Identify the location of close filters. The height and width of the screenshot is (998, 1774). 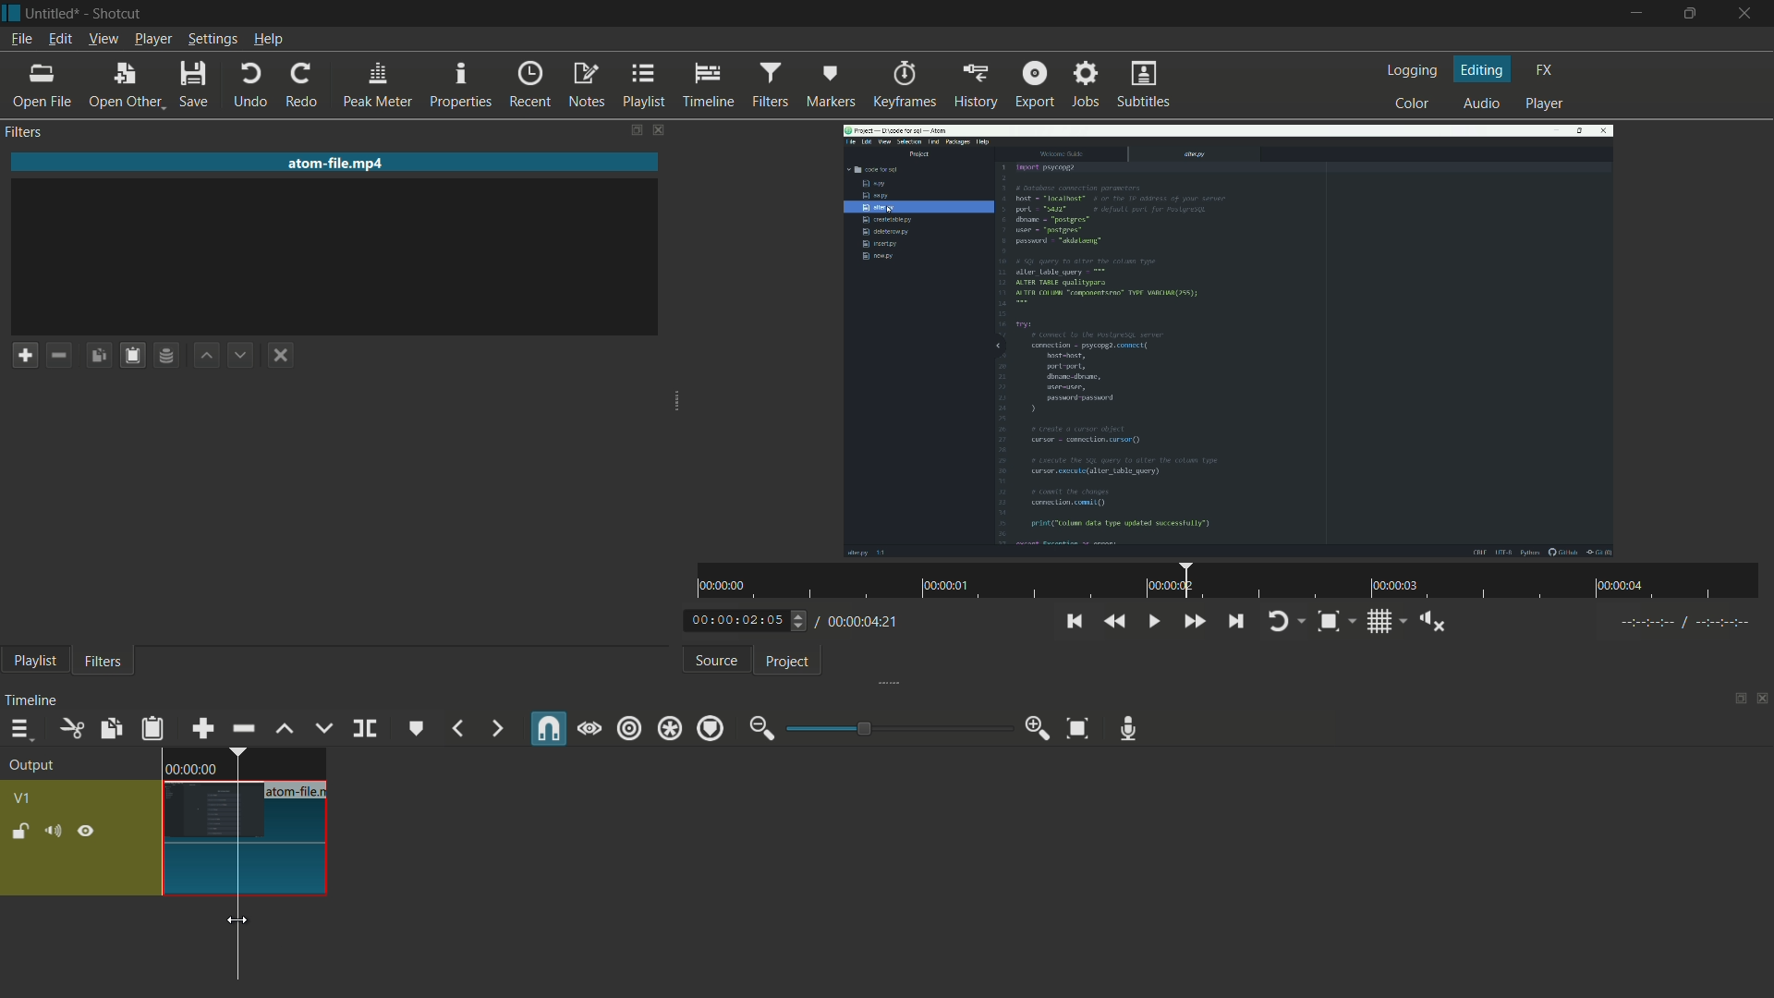
(658, 130).